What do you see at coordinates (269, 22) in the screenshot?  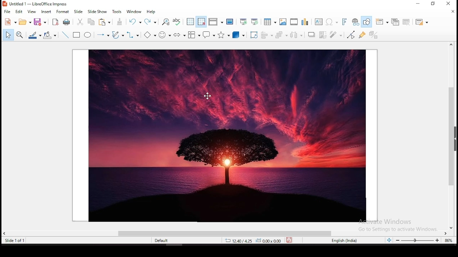 I see `tables` at bounding box center [269, 22].